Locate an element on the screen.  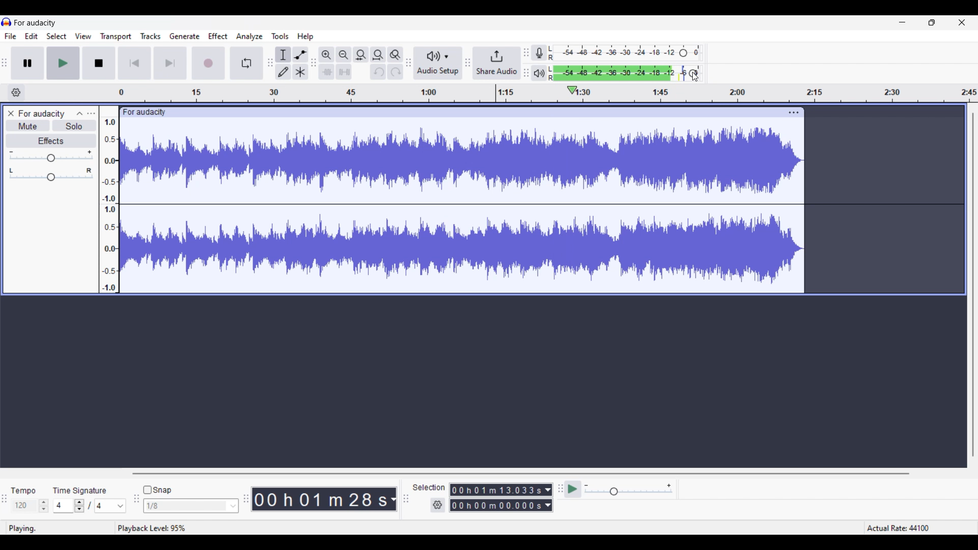
Indicates selection duration settings is located at coordinates (429, 487).